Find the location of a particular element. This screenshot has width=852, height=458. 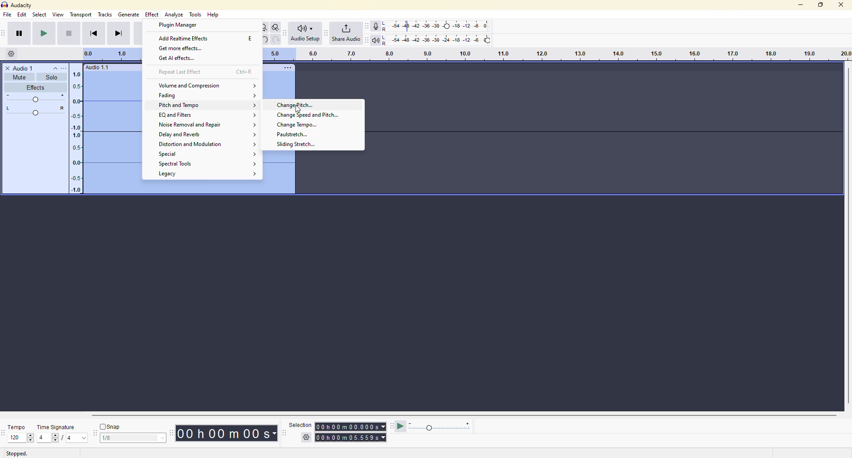

effects is located at coordinates (35, 88).